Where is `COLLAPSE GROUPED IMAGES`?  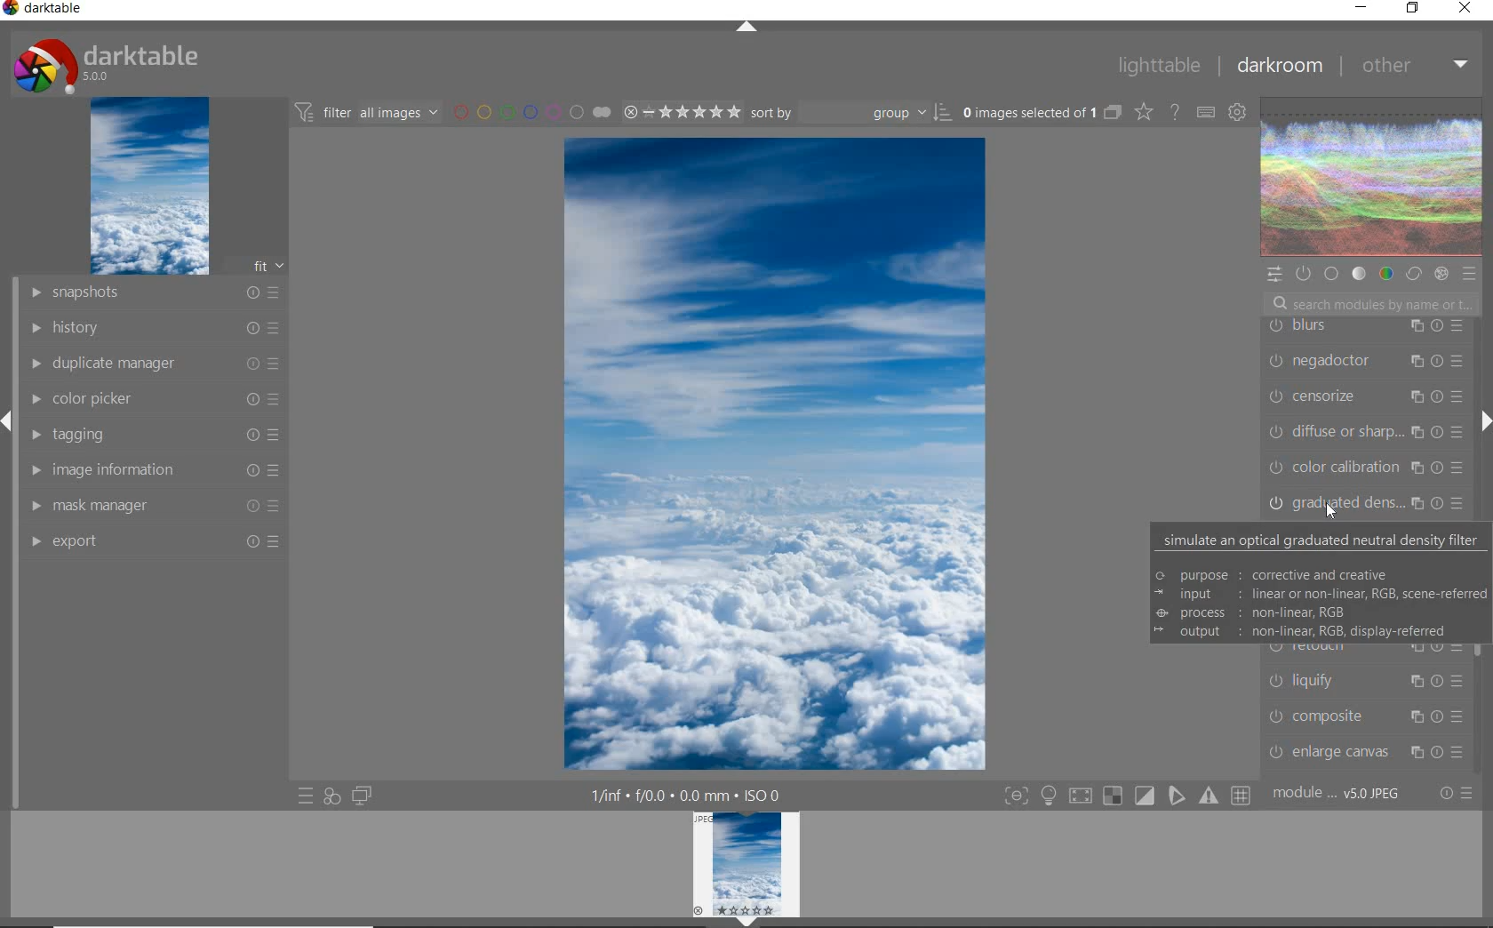 COLLAPSE GROUPED IMAGES is located at coordinates (1114, 111).